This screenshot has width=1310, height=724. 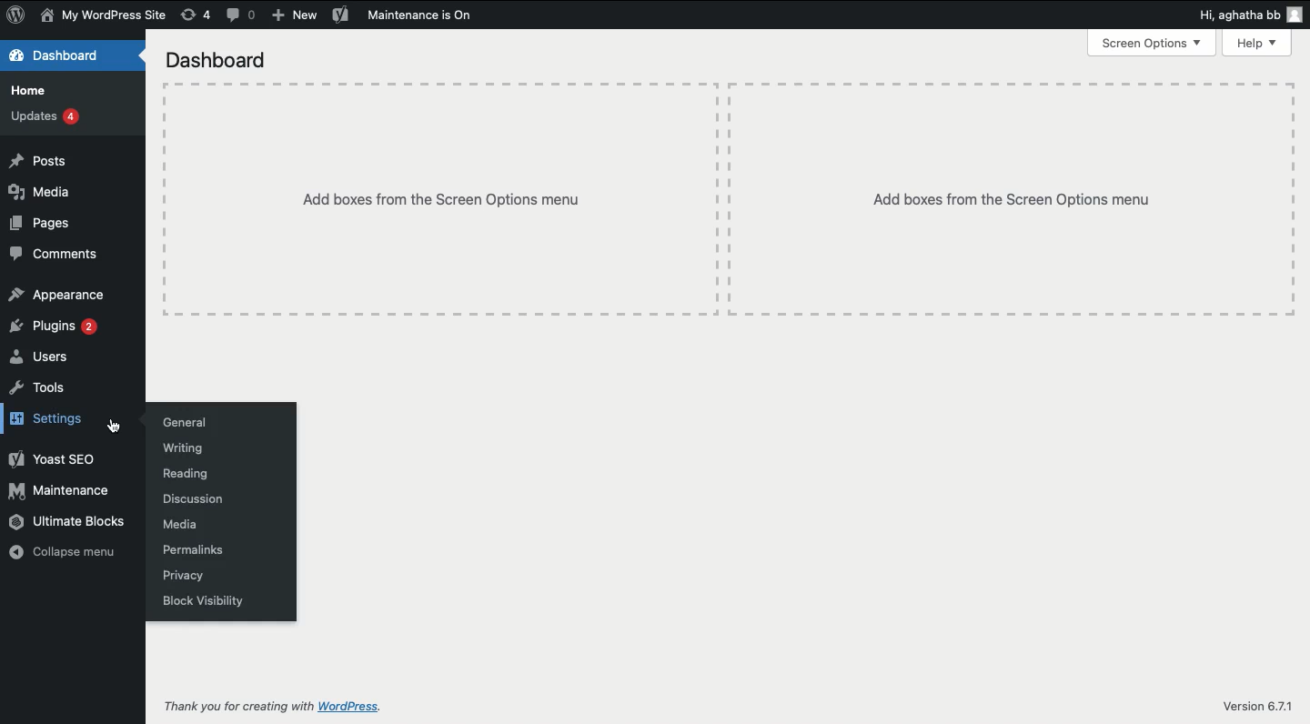 What do you see at coordinates (197, 15) in the screenshot?
I see `revisions (4)` at bounding box center [197, 15].